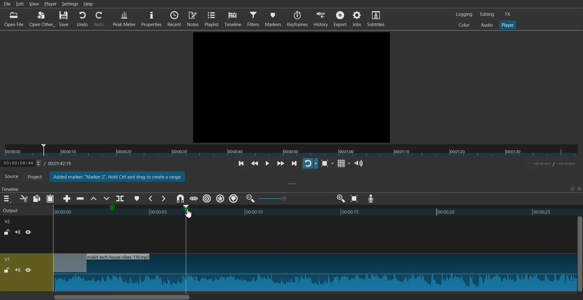  I want to click on Ripple Tracks, so click(234, 199).